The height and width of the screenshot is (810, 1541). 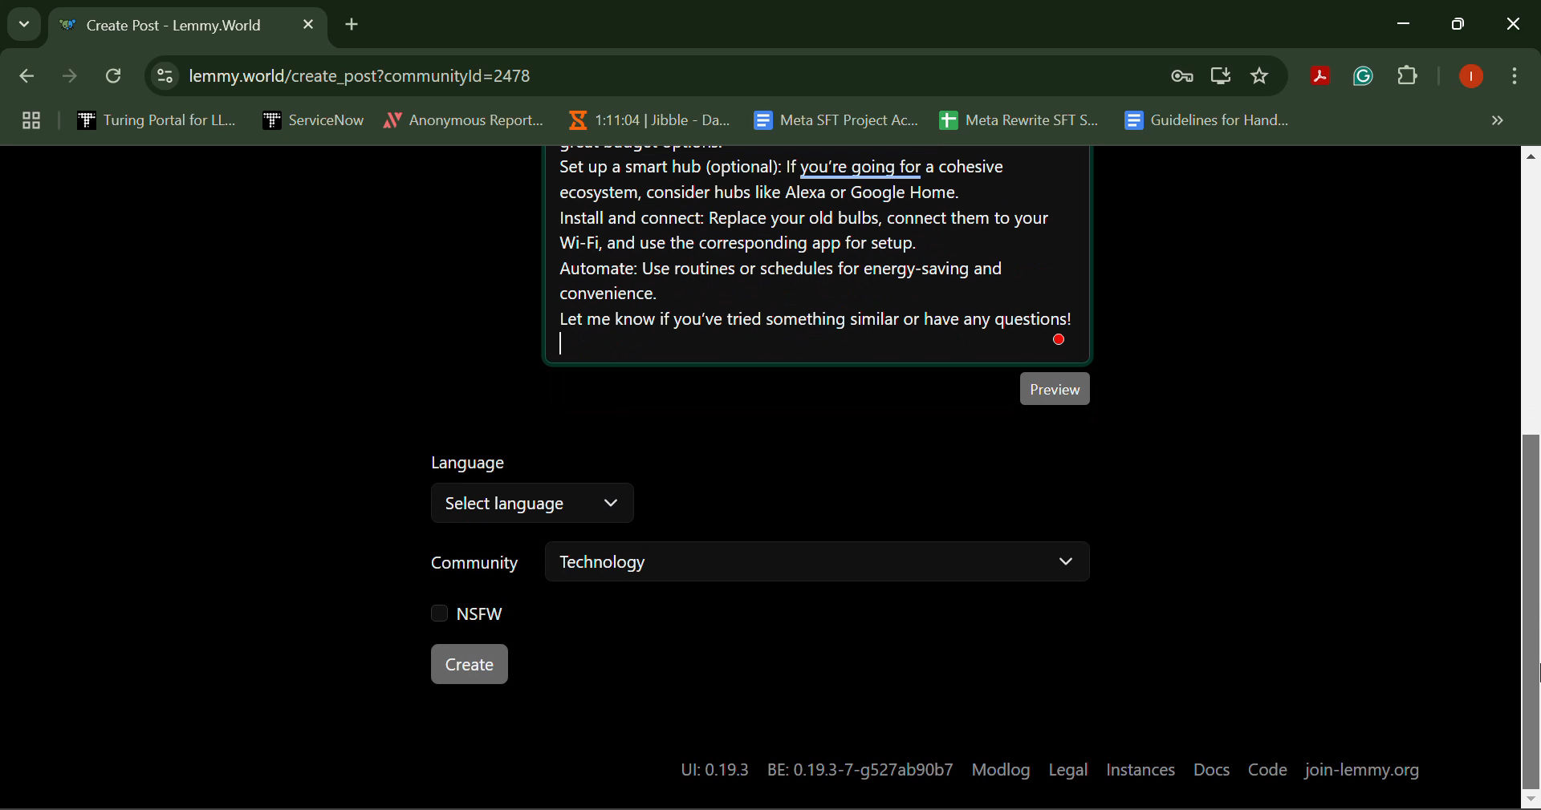 I want to click on Hidden Bookmarks, so click(x=1496, y=119).